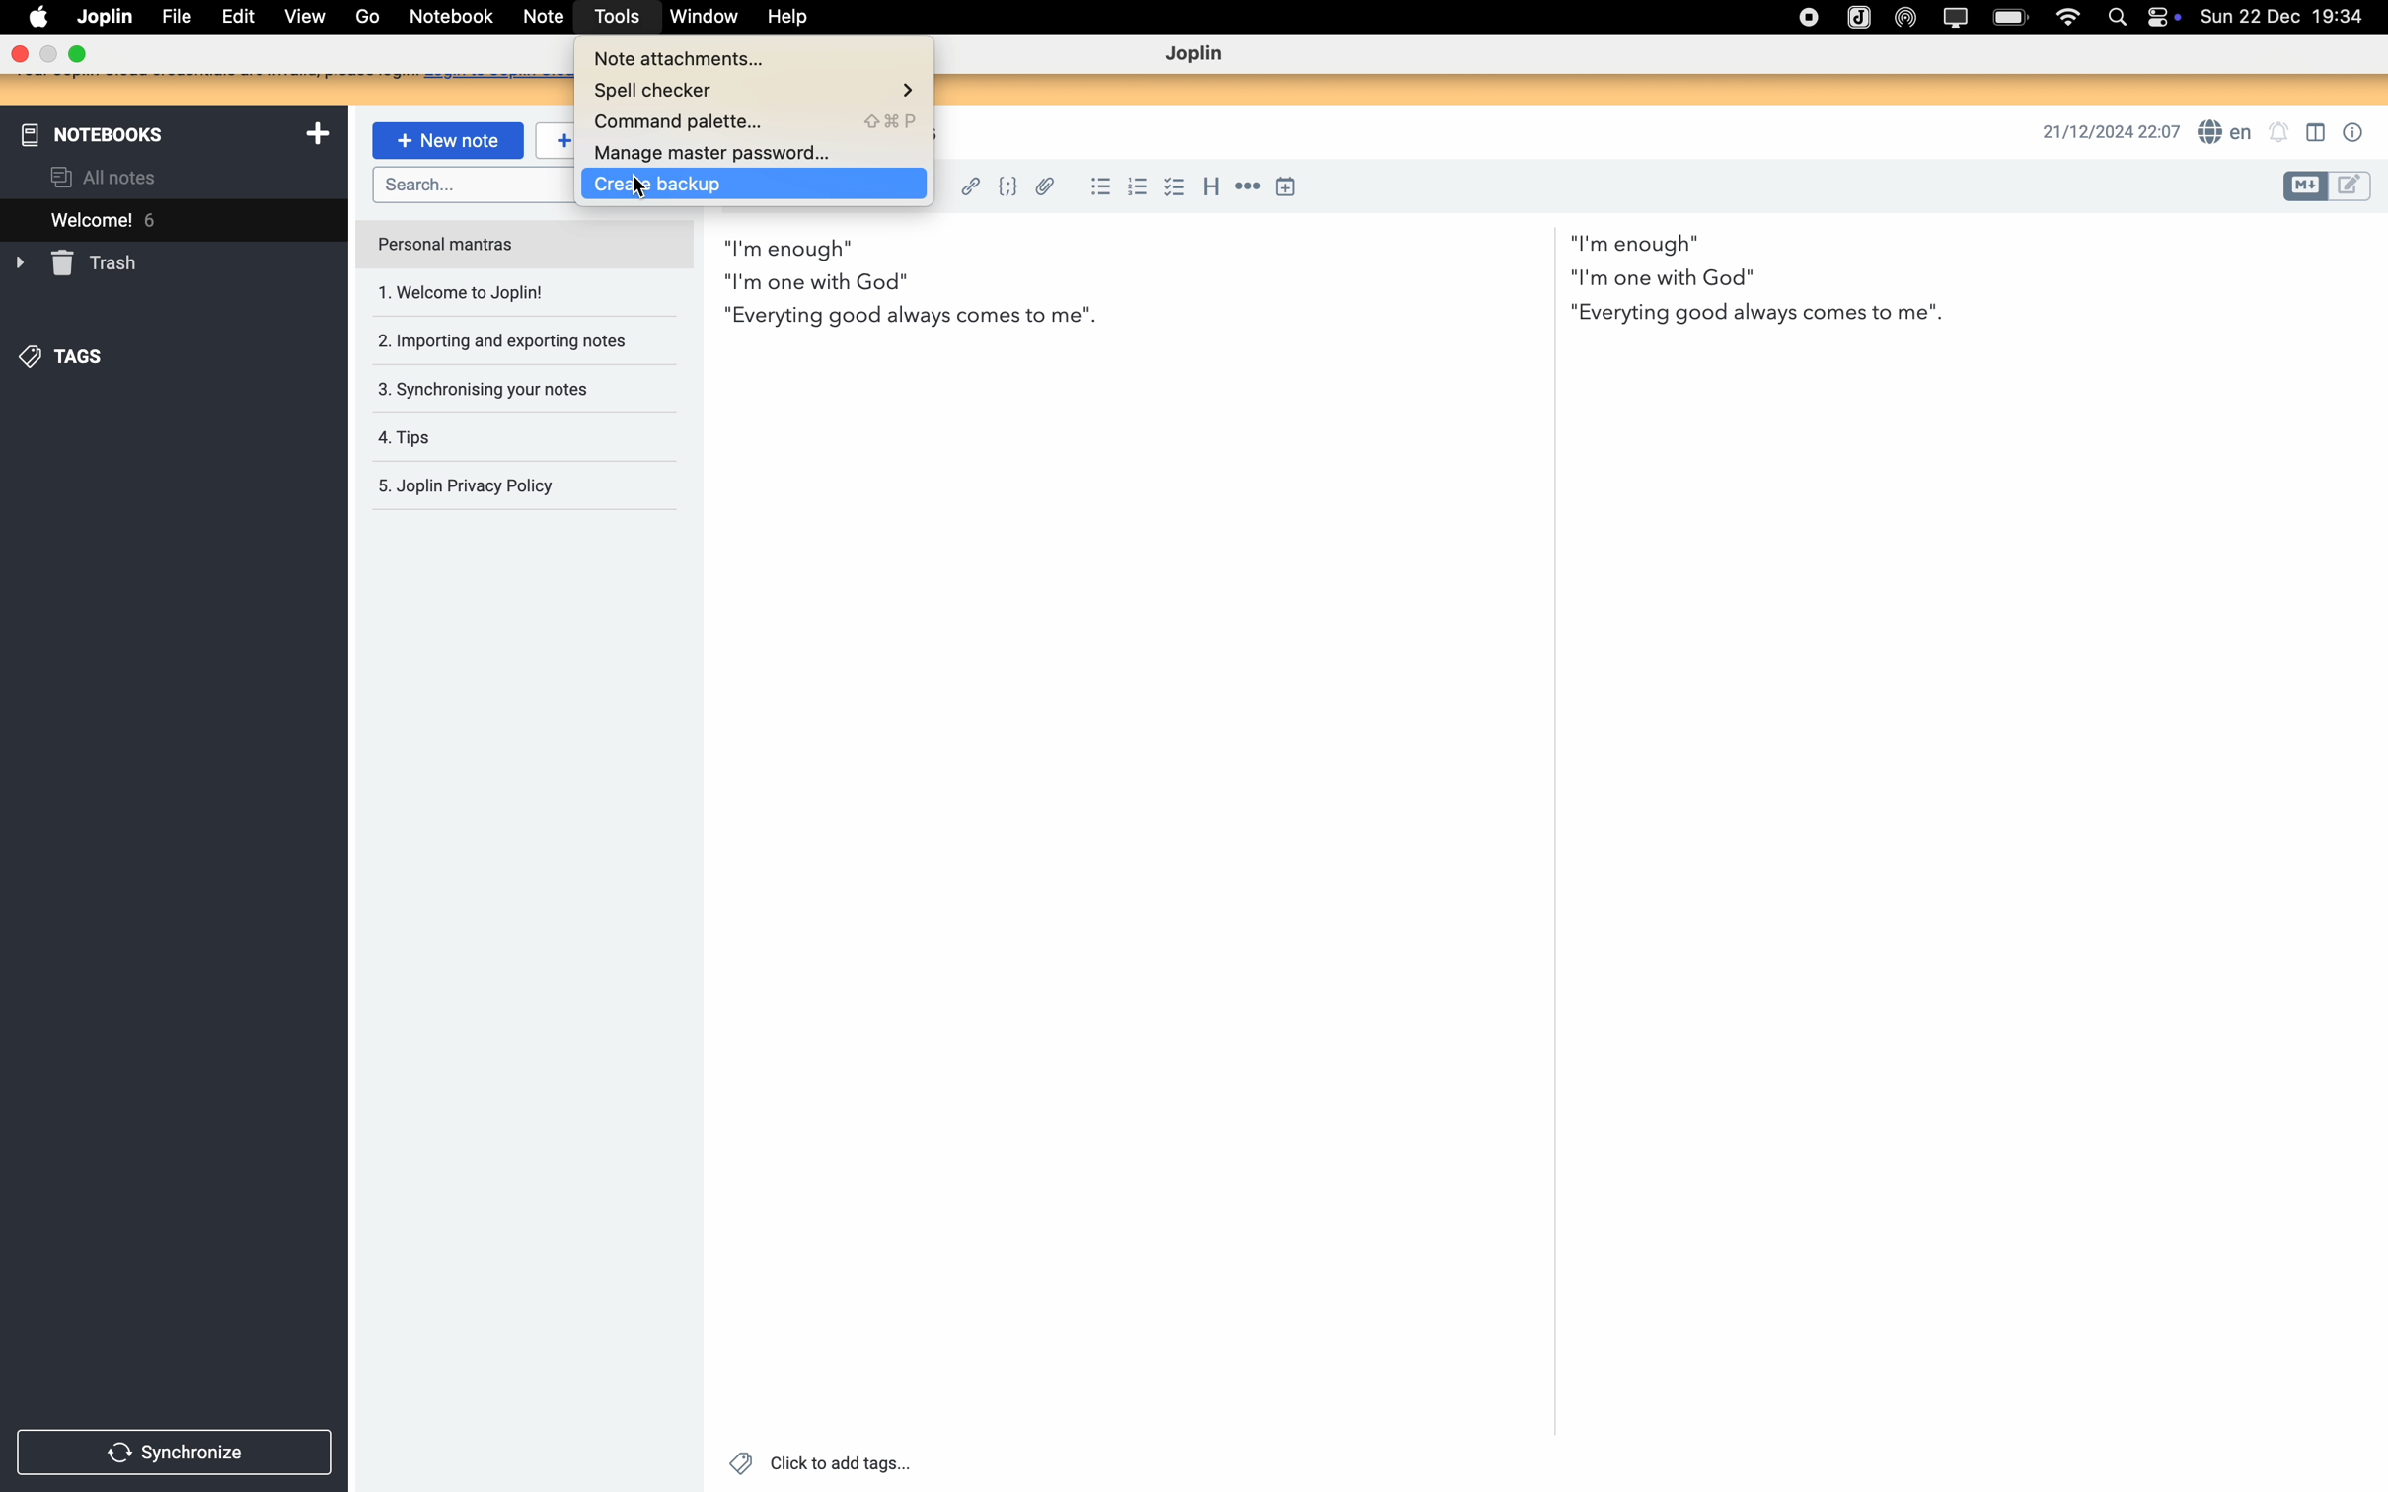  I want to click on welcome, so click(170, 221).